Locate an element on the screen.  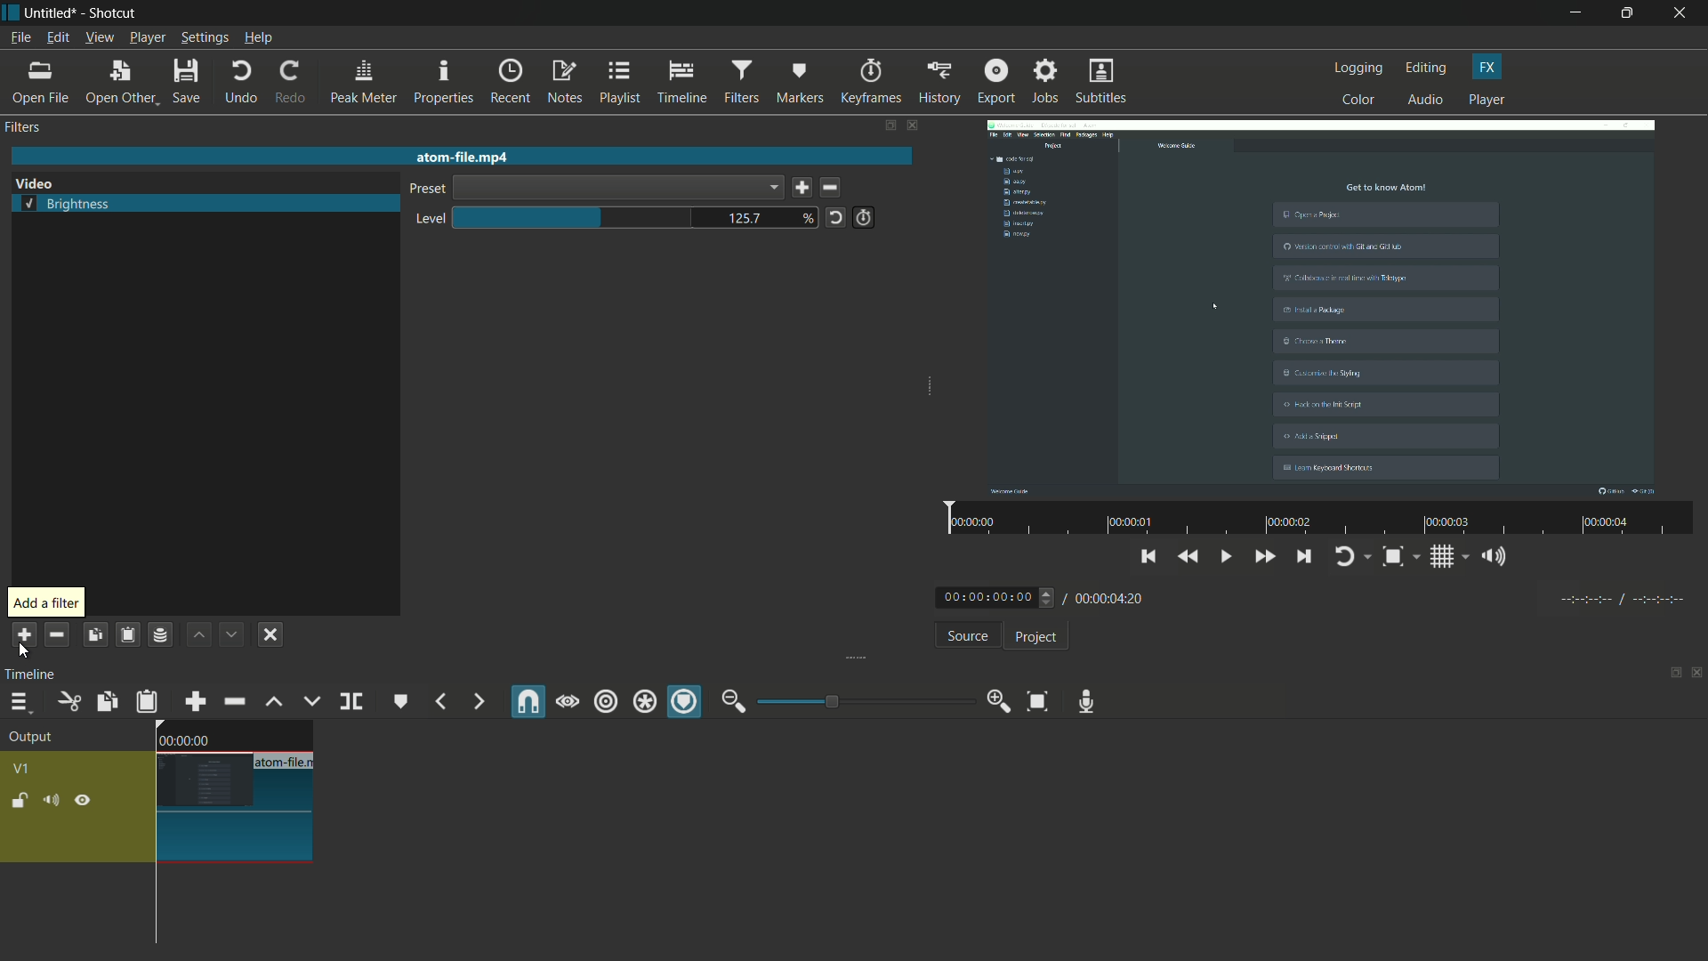
timeline is located at coordinates (683, 83).